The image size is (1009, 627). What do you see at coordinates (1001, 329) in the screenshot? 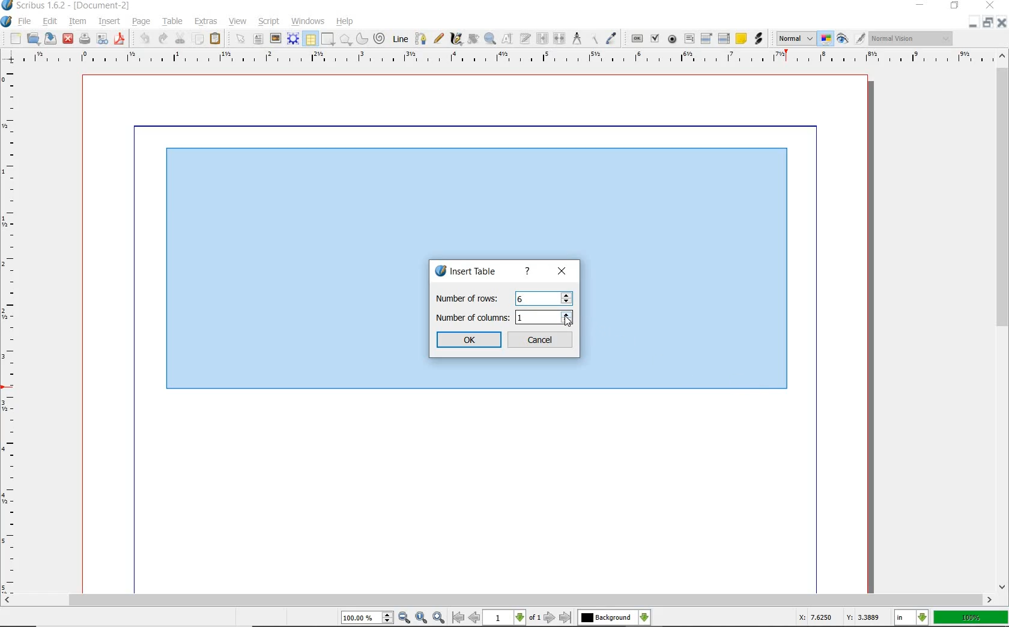
I see `scrollbar` at bounding box center [1001, 329].